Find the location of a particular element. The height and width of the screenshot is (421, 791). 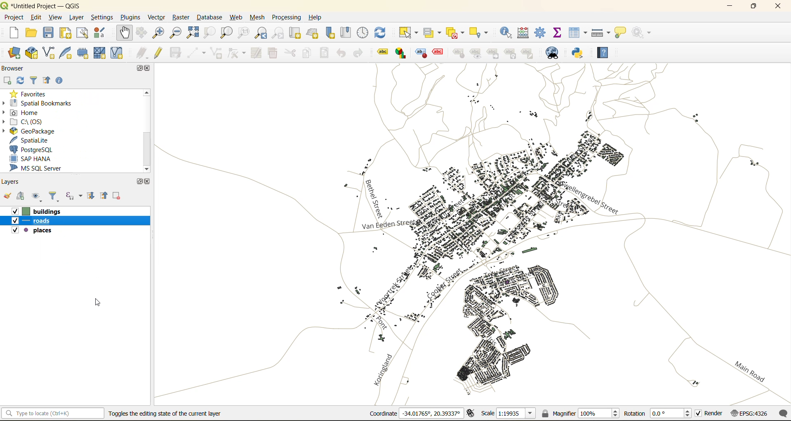

collapse all is located at coordinates (47, 81).